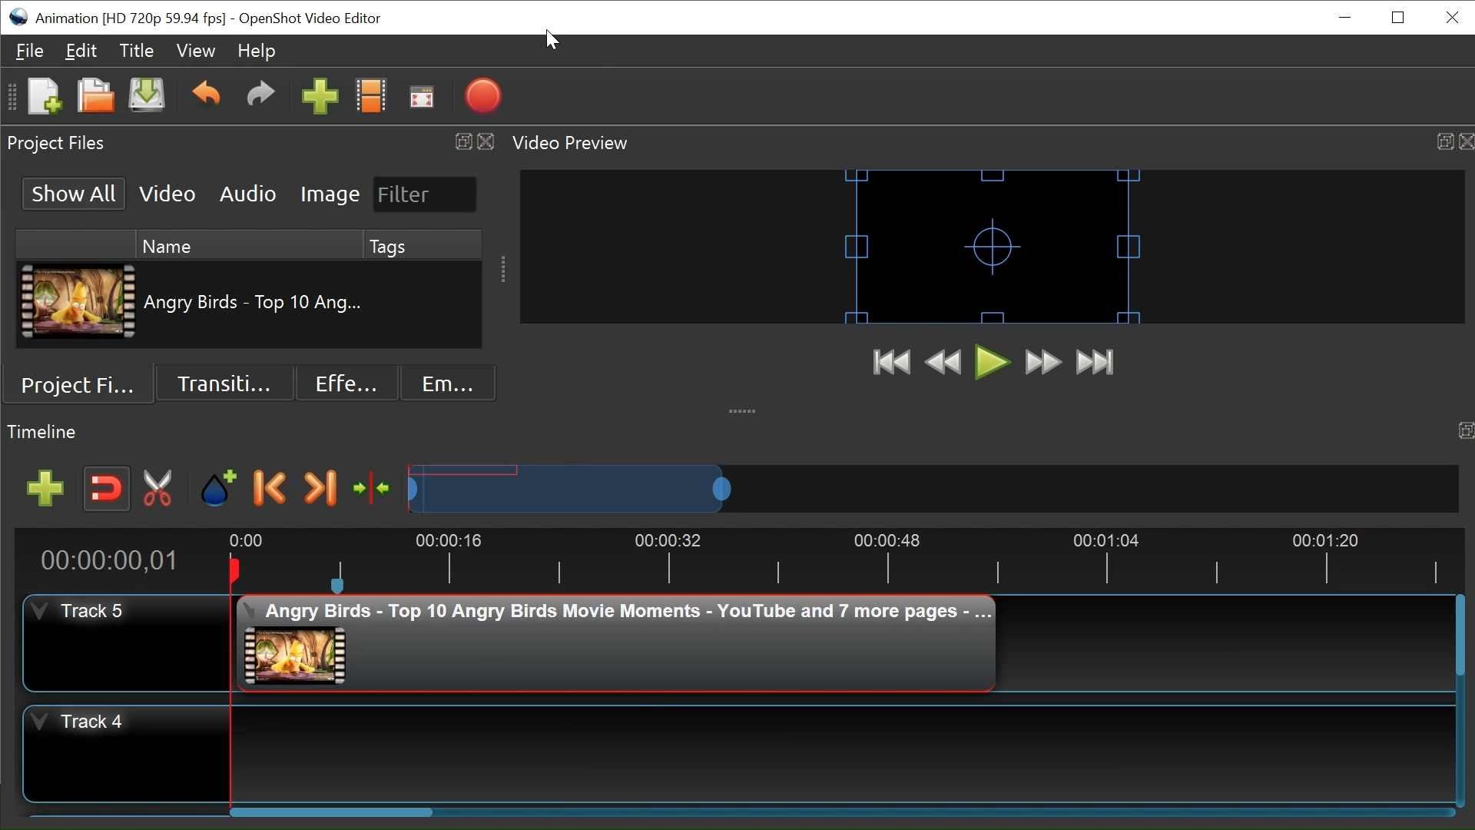 The height and width of the screenshot is (830, 1475). I want to click on File, so click(33, 52).